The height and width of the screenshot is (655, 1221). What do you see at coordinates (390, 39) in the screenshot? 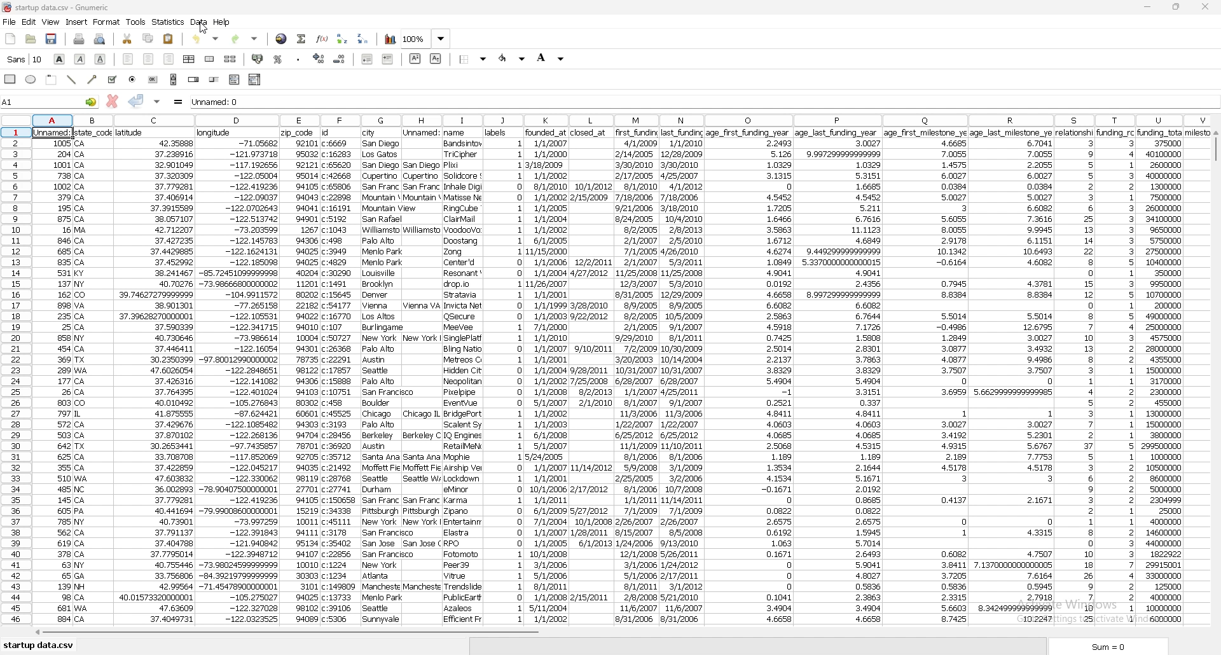
I see `chart` at bounding box center [390, 39].